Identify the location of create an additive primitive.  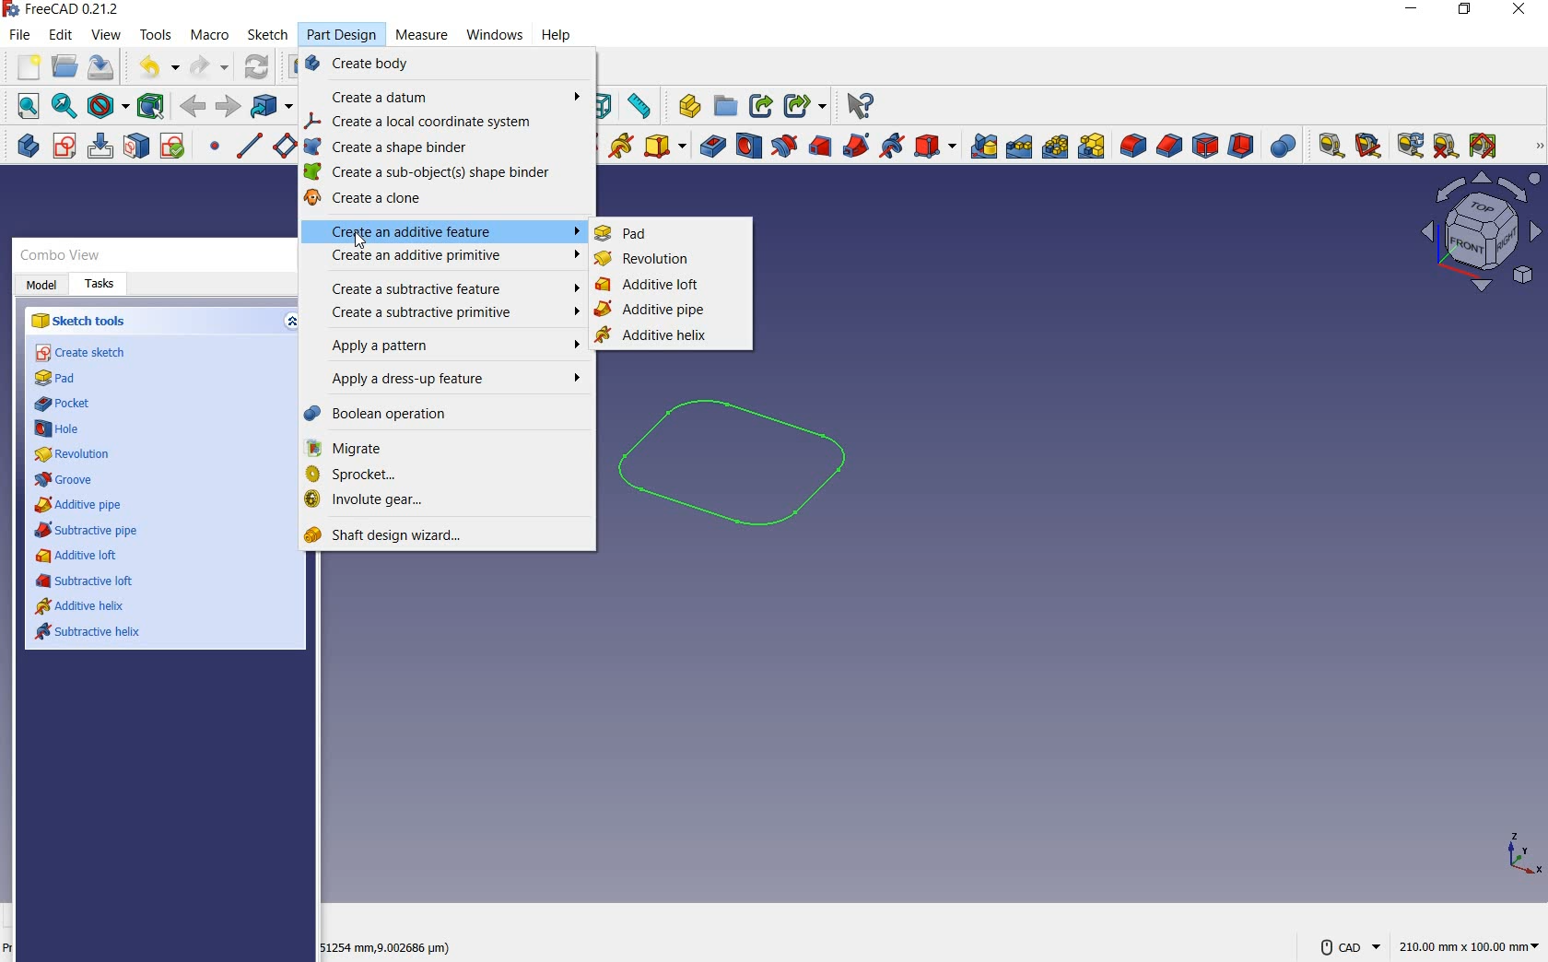
(447, 257).